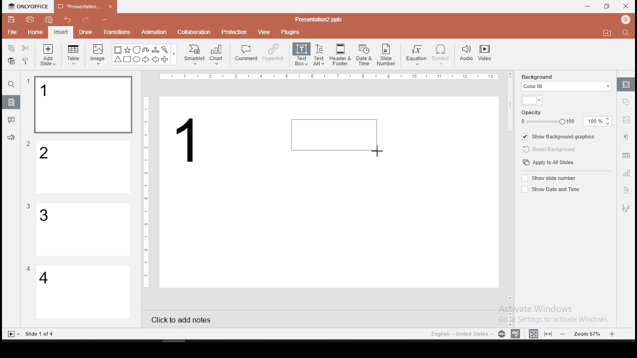 The width and height of the screenshot is (637, 358). Describe the element at coordinates (626, 191) in the screenshot. I see `text art tool` at that location.